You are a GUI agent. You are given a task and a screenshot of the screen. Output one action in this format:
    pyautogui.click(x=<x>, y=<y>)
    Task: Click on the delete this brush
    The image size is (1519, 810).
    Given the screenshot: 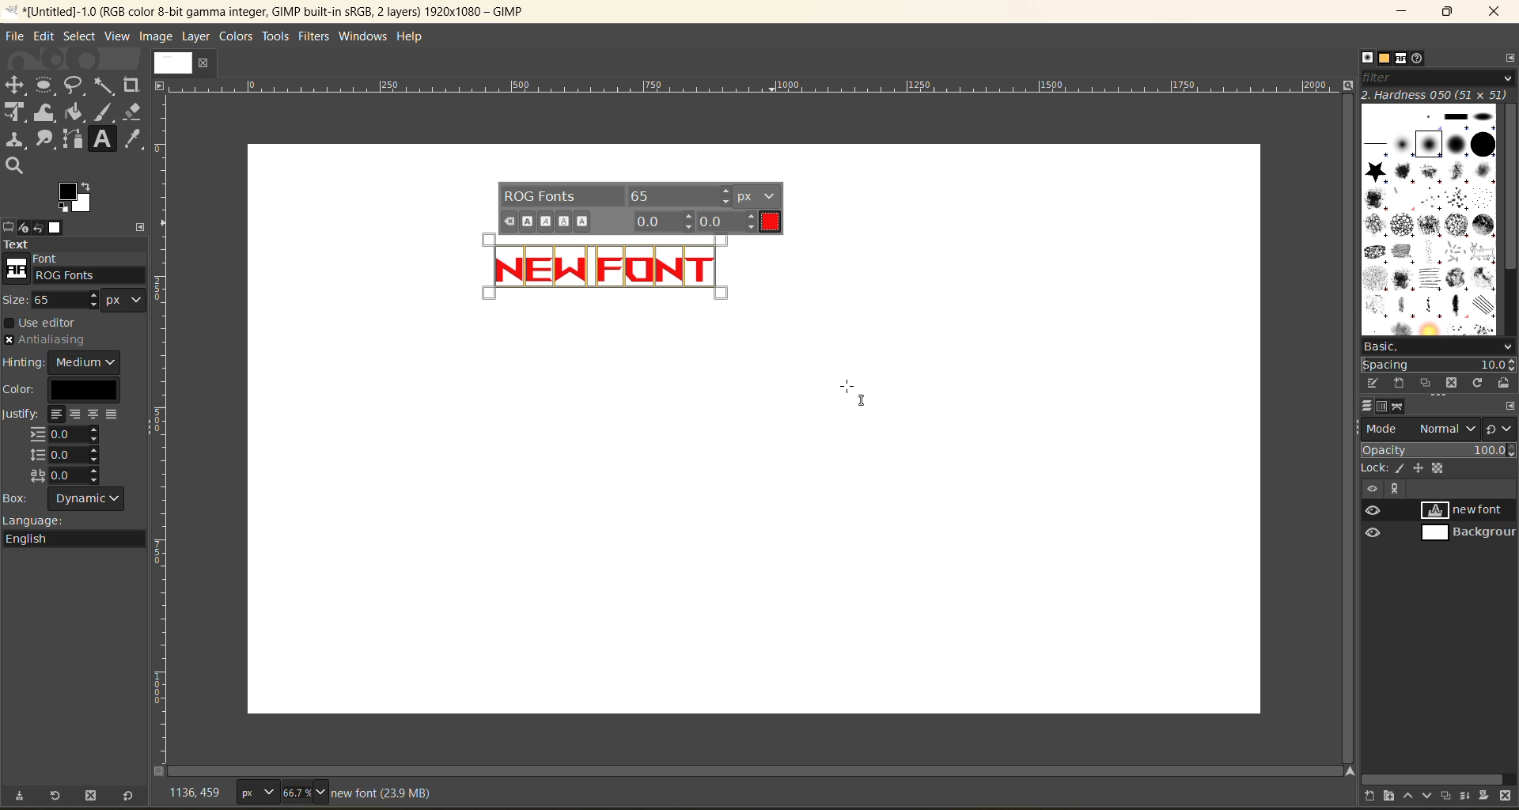 What is the action you would take?
    pyautogui.click(x=1455, y=380)
    